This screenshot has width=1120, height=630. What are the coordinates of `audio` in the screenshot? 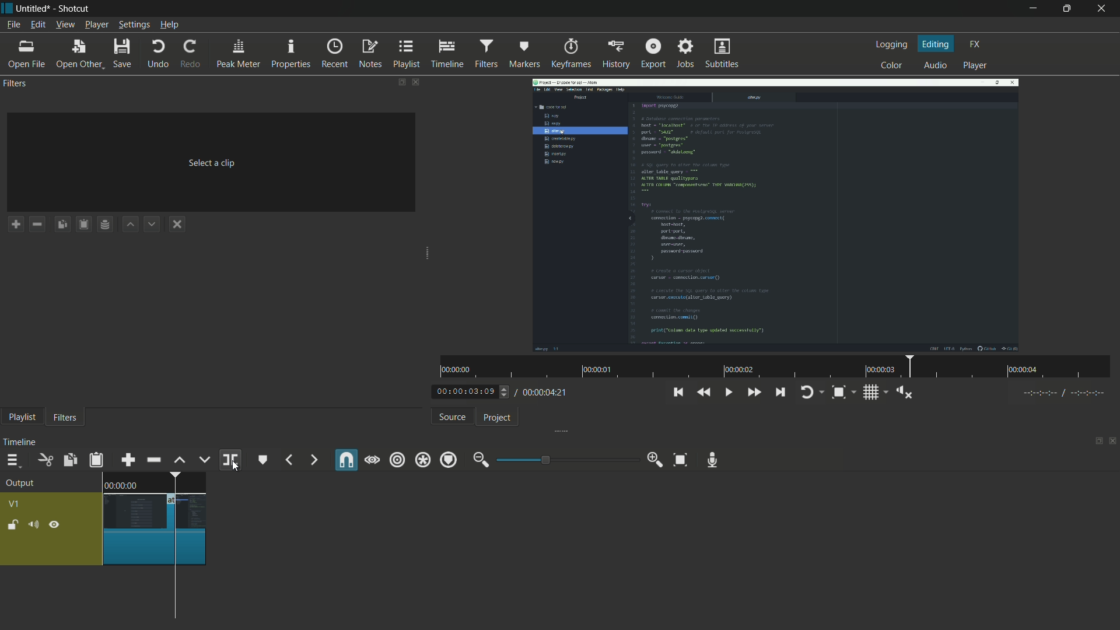 It's located at (936, 65).